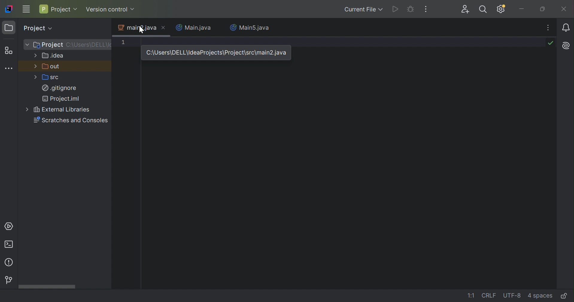 Image resolution: width=574 pixels, height=302 pixels. What do you see at coordinates (9, 8) in the screenshot?
I see `IntelliJ IDEA icon` at bounding box center [9, 8].